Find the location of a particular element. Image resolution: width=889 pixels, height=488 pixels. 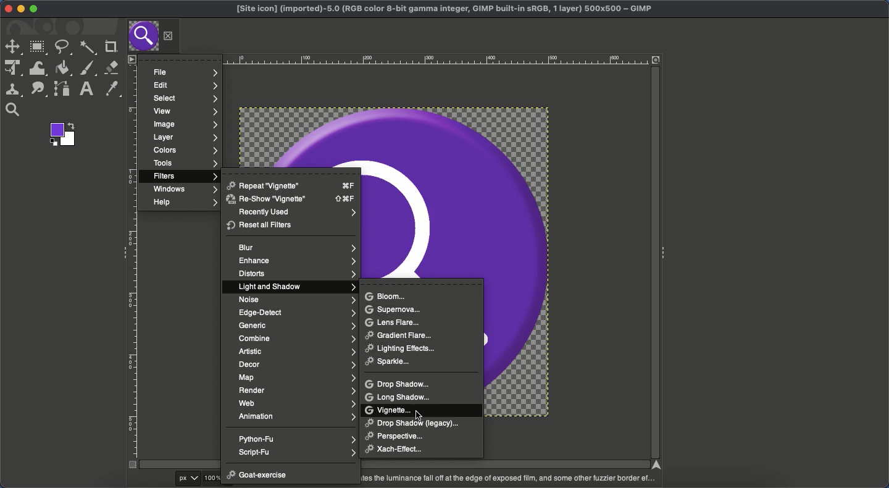

Python-fu is located at coordinates (298, 439).